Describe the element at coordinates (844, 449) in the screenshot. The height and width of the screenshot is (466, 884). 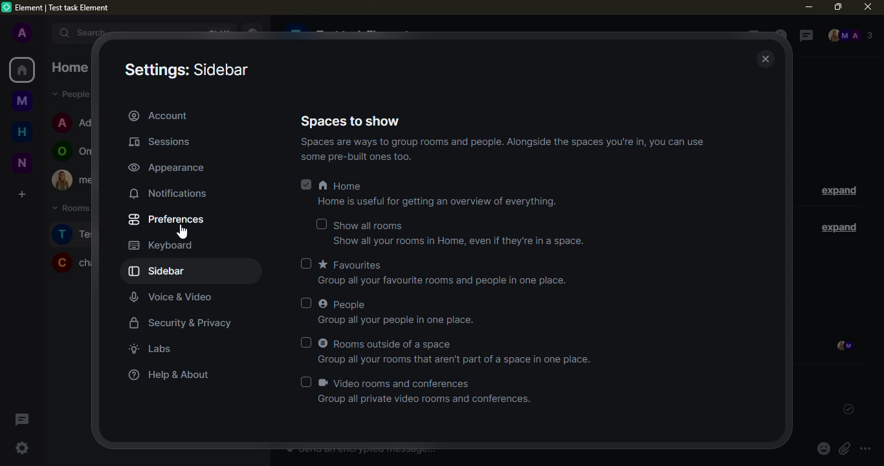
I see `attach` at that location.